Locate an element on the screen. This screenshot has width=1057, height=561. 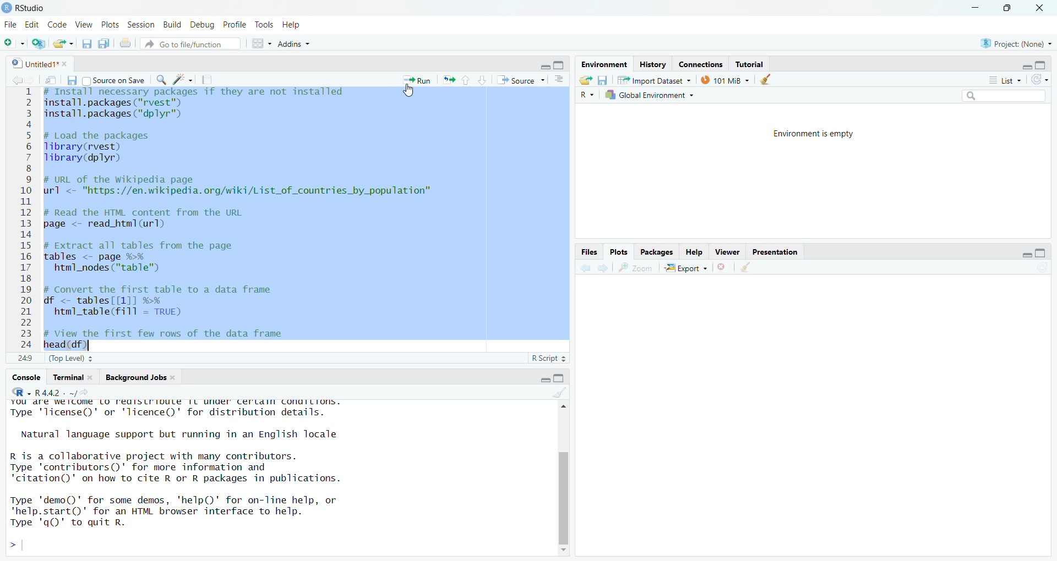
Addins is located at coordinates (295, 43).